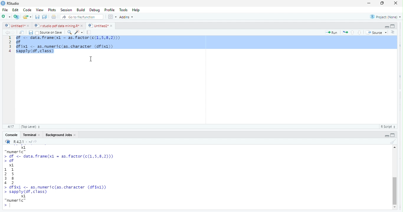  Describe the element at coordinates (393, 33) in the screenshot. I see `show document outline` at that location.